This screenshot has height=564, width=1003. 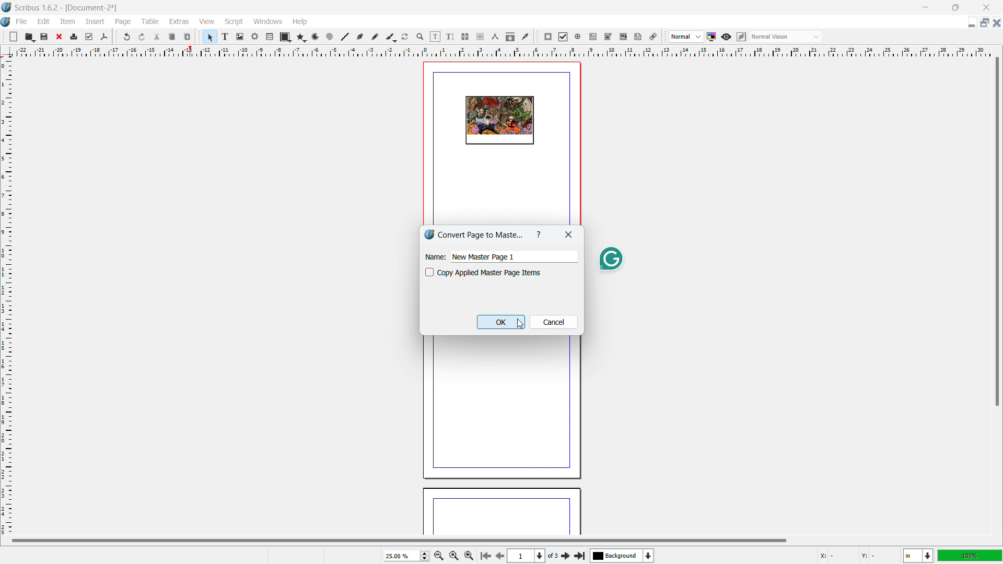 What do you see at coordinates (21, 21) in the screenshot?
I see `file` at bounding box center [21, 21].